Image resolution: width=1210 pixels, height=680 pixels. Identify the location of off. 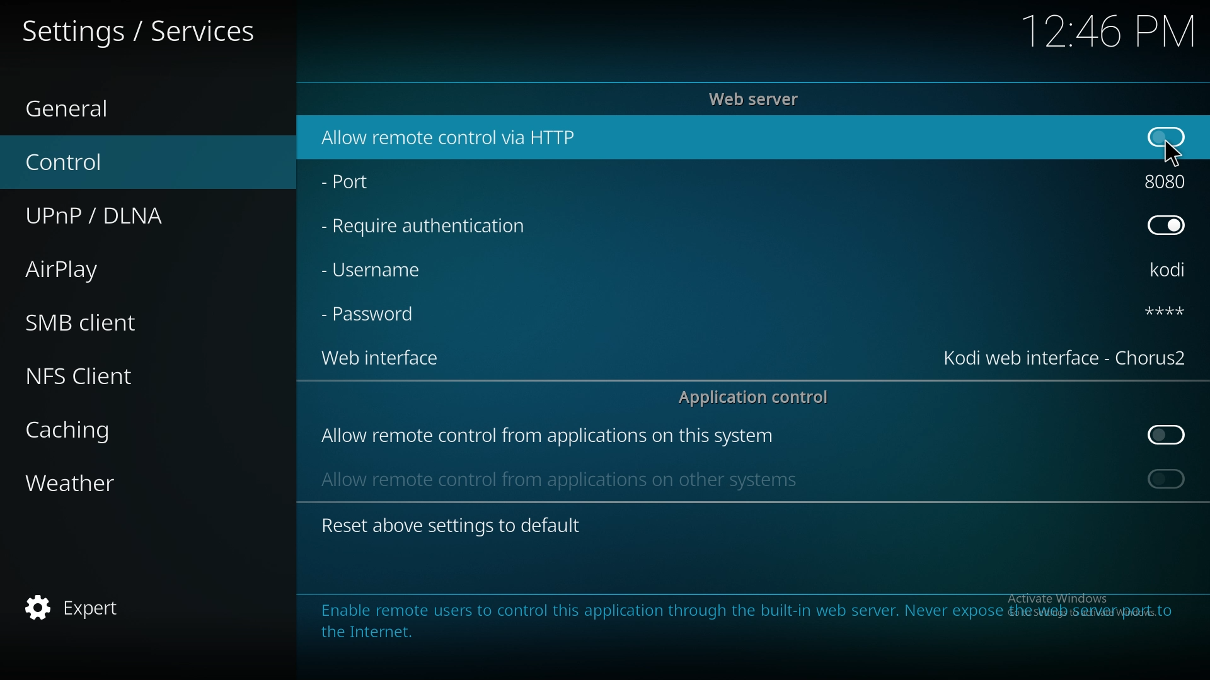
(1168, 435).